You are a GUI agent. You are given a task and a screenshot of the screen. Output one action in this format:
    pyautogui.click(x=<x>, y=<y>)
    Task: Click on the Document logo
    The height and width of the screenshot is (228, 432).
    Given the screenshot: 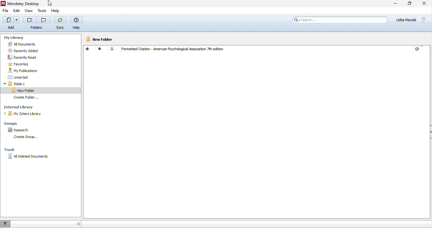 What is the action you would take?
    pyautogui.click(x=112, y=49)
    